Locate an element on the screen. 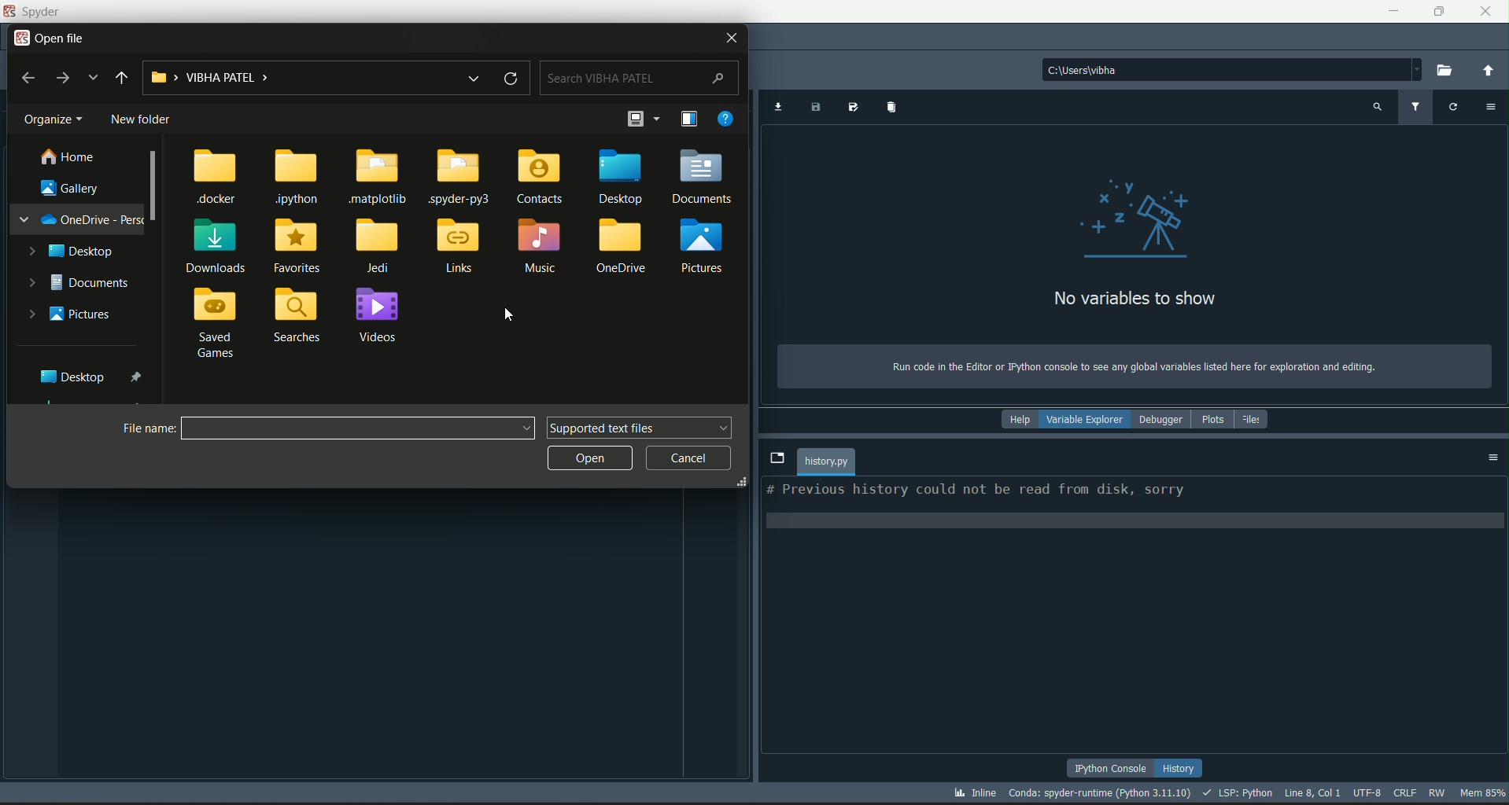  downloads is located at coordinates (216, 246).